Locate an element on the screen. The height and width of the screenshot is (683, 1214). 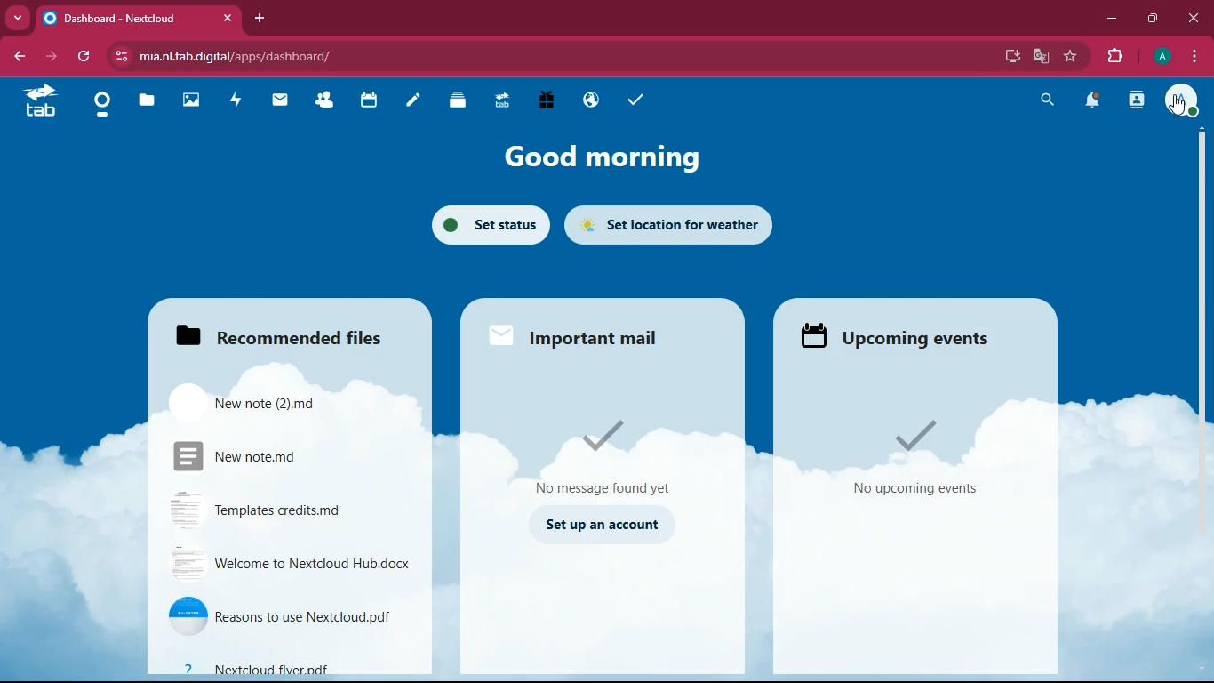
file is located at coordinates (257, 399).